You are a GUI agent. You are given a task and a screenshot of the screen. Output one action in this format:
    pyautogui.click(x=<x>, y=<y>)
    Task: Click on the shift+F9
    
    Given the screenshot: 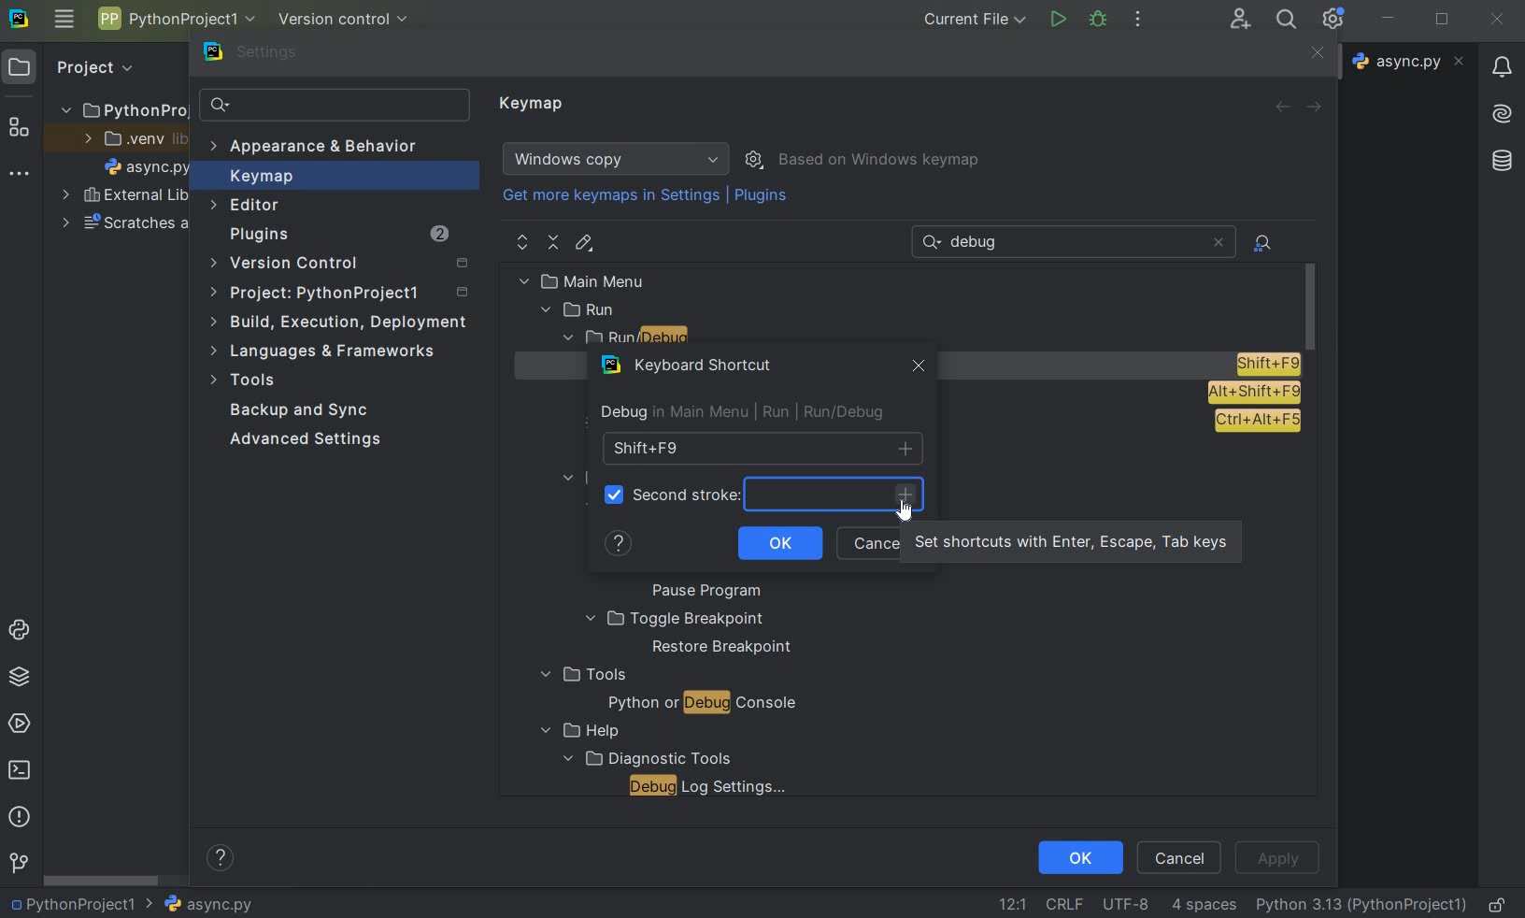 What is the action you would take?
    pyautogui.click(x=762, y=449)
    